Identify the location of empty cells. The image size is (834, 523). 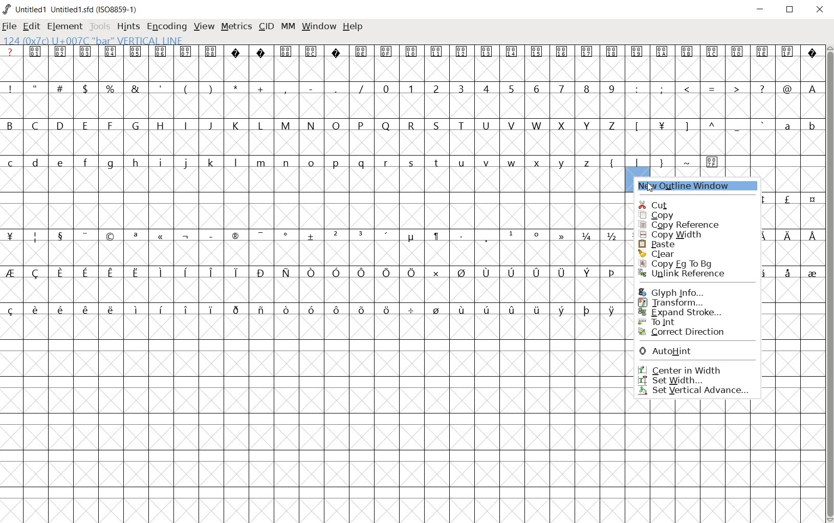
(411, 69).